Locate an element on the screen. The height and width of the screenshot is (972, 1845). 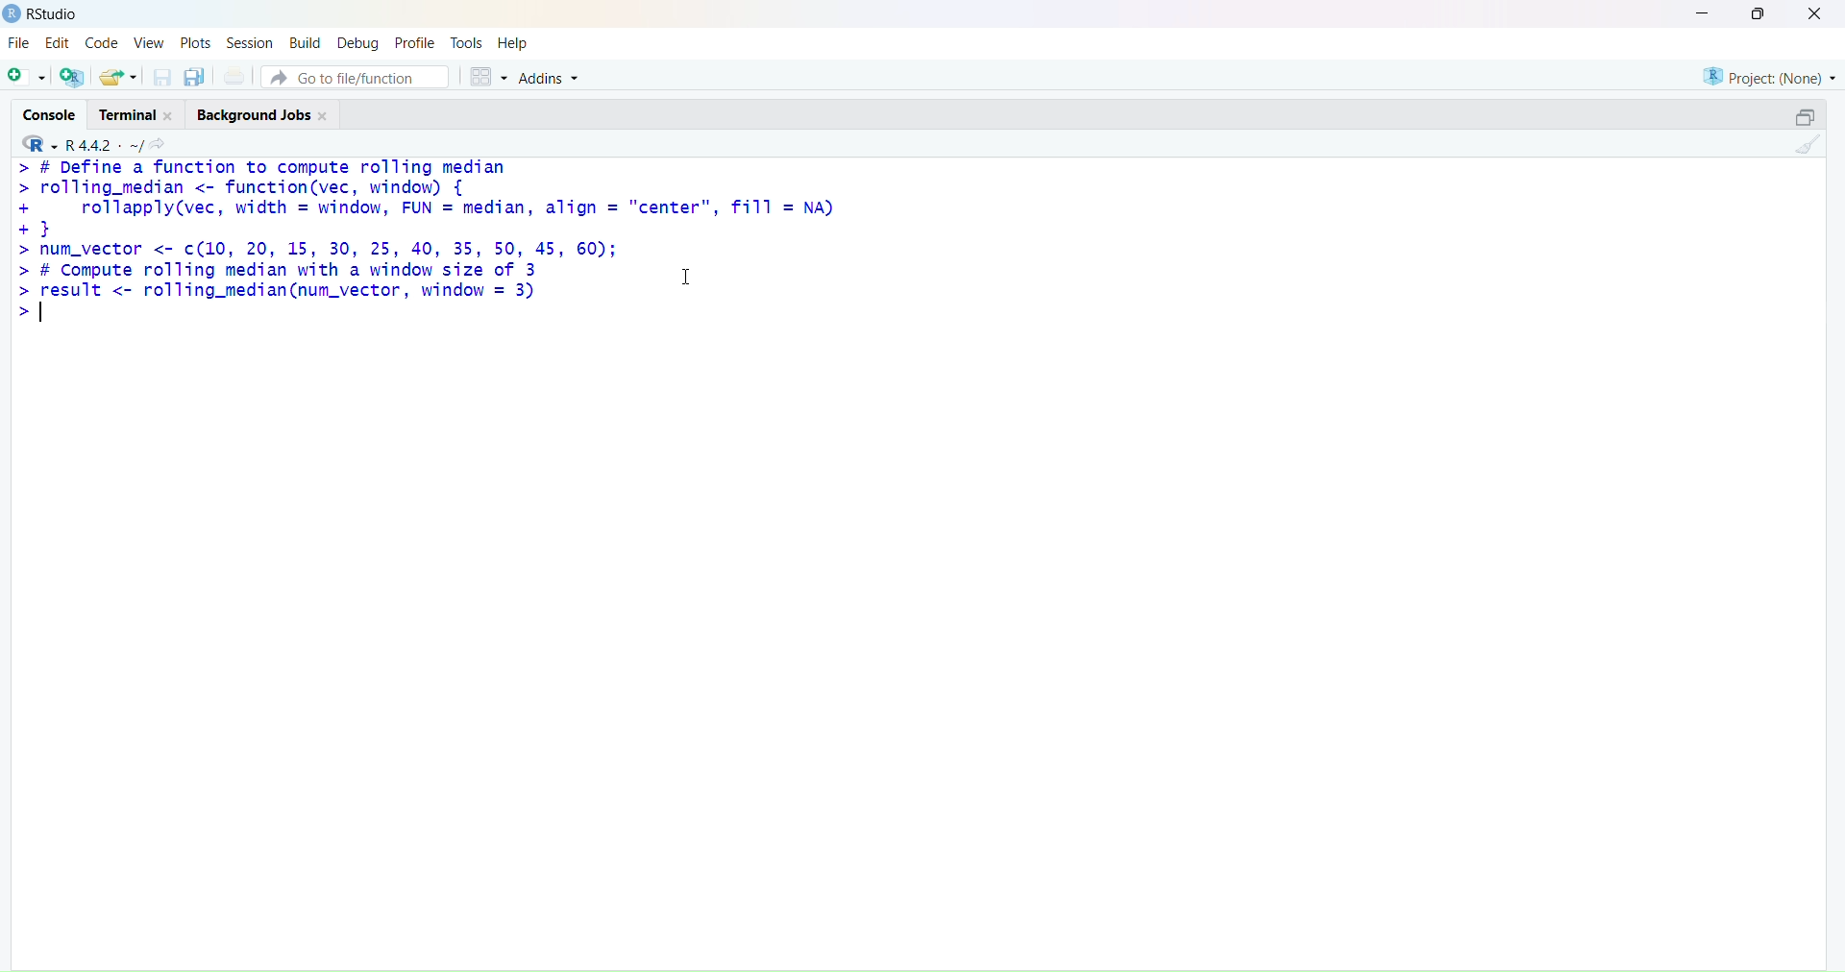
save is located at coordinates (165, 77).